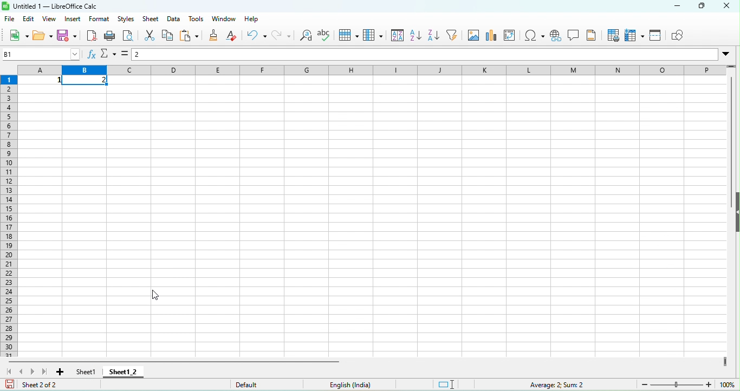  I want to click on data, so click(173, 18).